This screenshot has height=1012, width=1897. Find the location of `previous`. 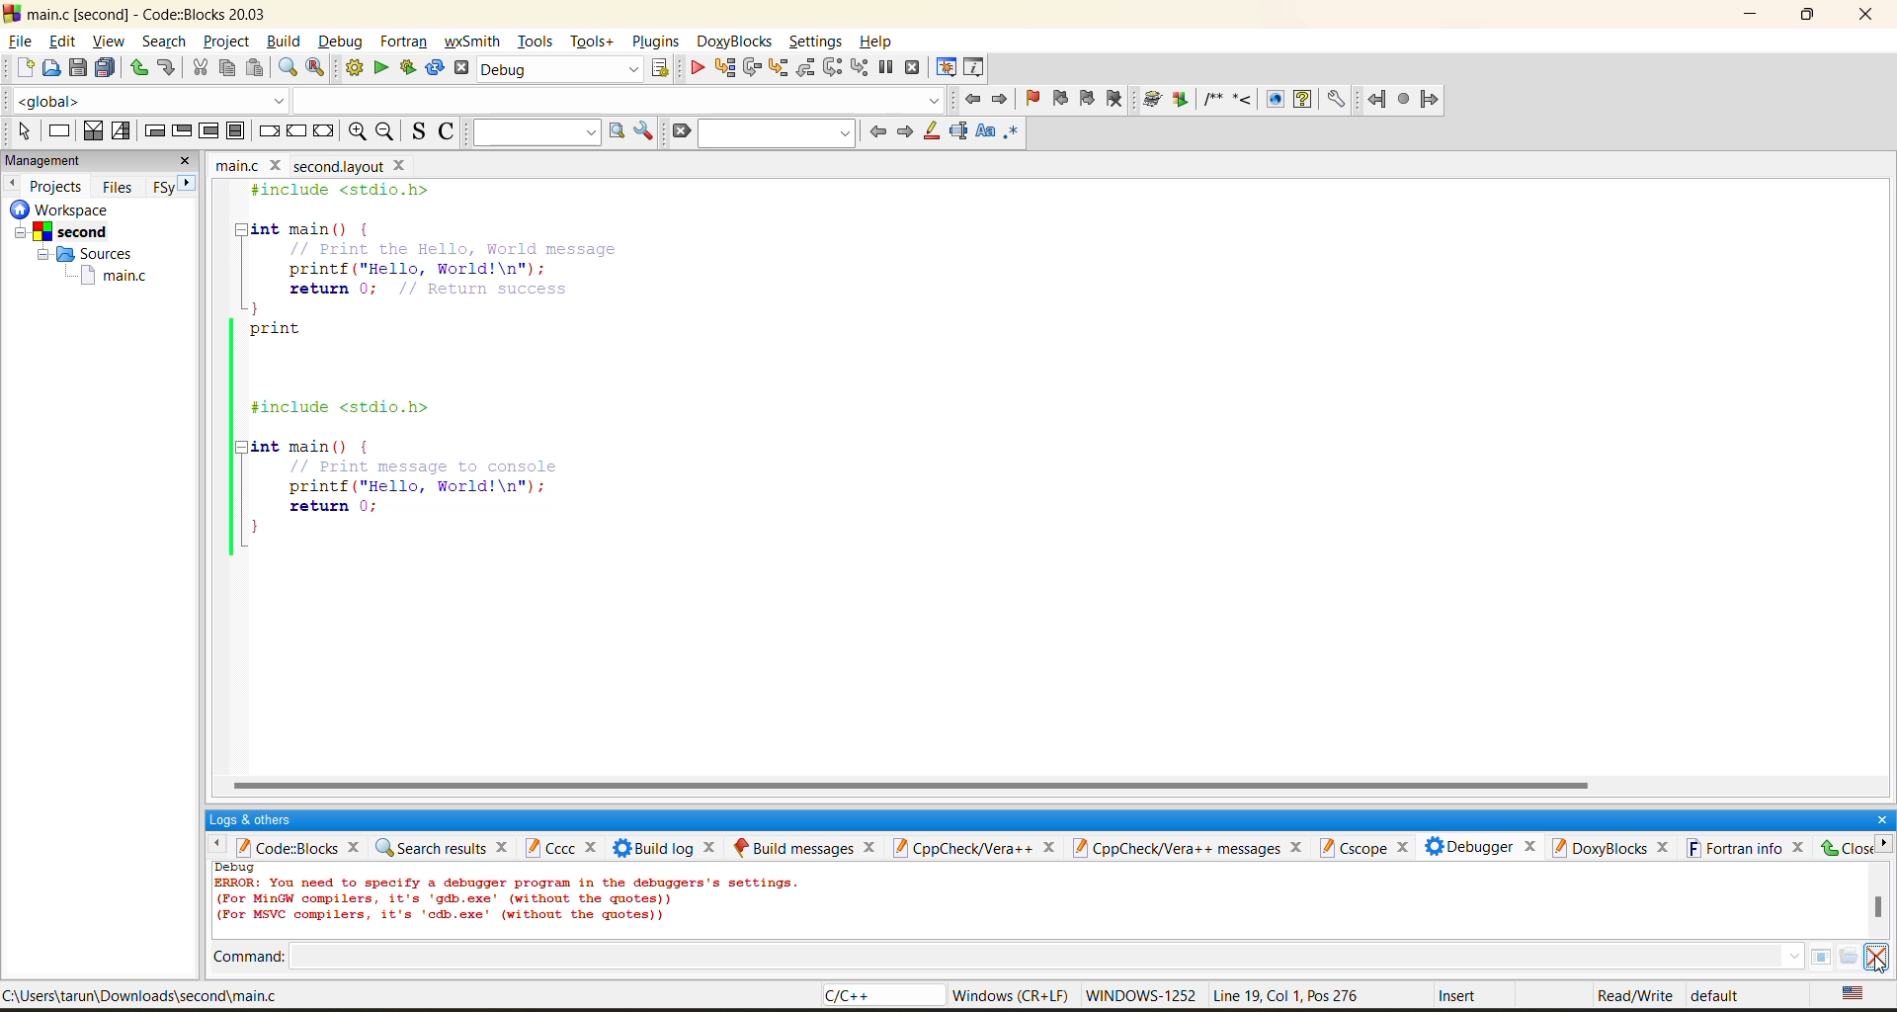

previous is located at coordinates (877, 131).